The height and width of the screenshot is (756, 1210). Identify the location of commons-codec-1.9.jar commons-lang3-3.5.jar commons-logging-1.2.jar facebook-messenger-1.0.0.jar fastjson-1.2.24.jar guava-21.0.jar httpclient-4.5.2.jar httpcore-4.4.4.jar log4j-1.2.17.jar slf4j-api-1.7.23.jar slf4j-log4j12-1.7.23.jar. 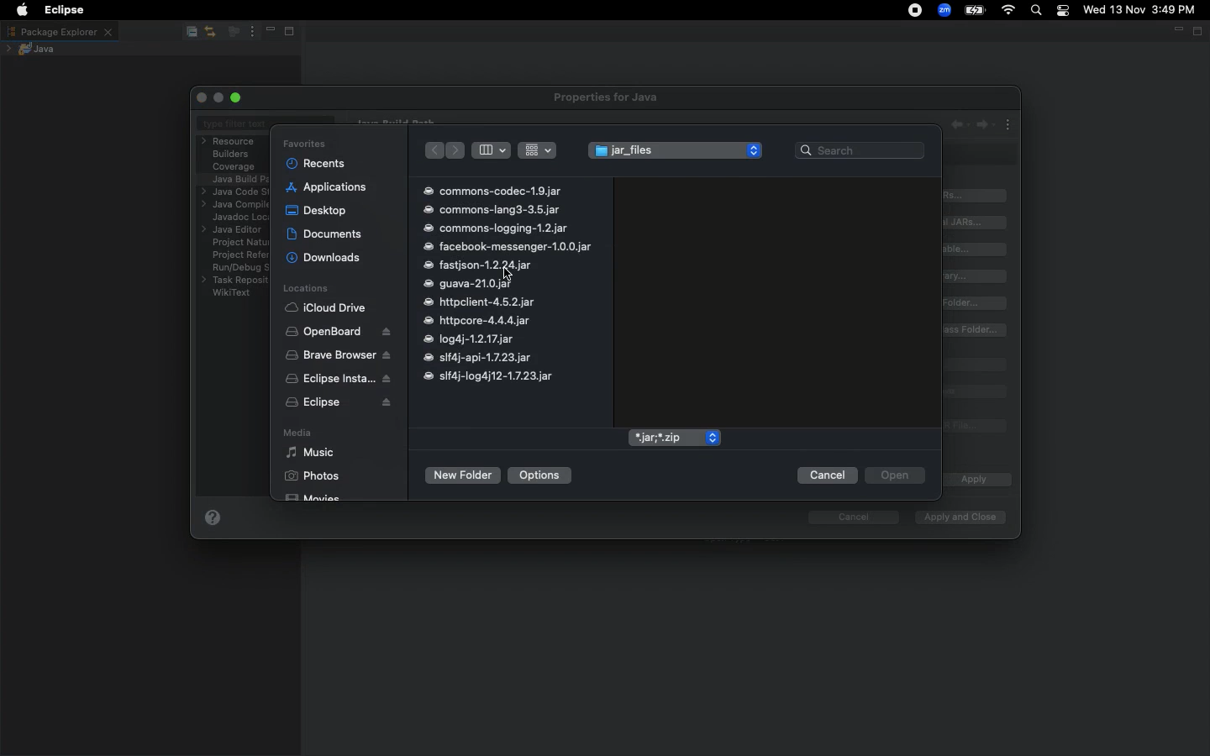
(507, 284).